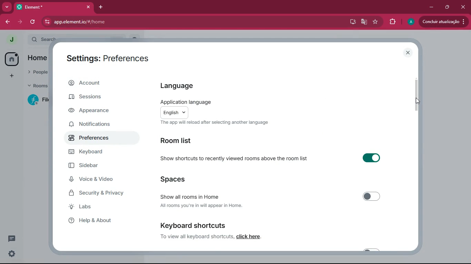 This screenshot has width=471, height=264. What do you see at coordinates (443, 21) in the screenshot?
I see `update` at bounding box center [443, 21].